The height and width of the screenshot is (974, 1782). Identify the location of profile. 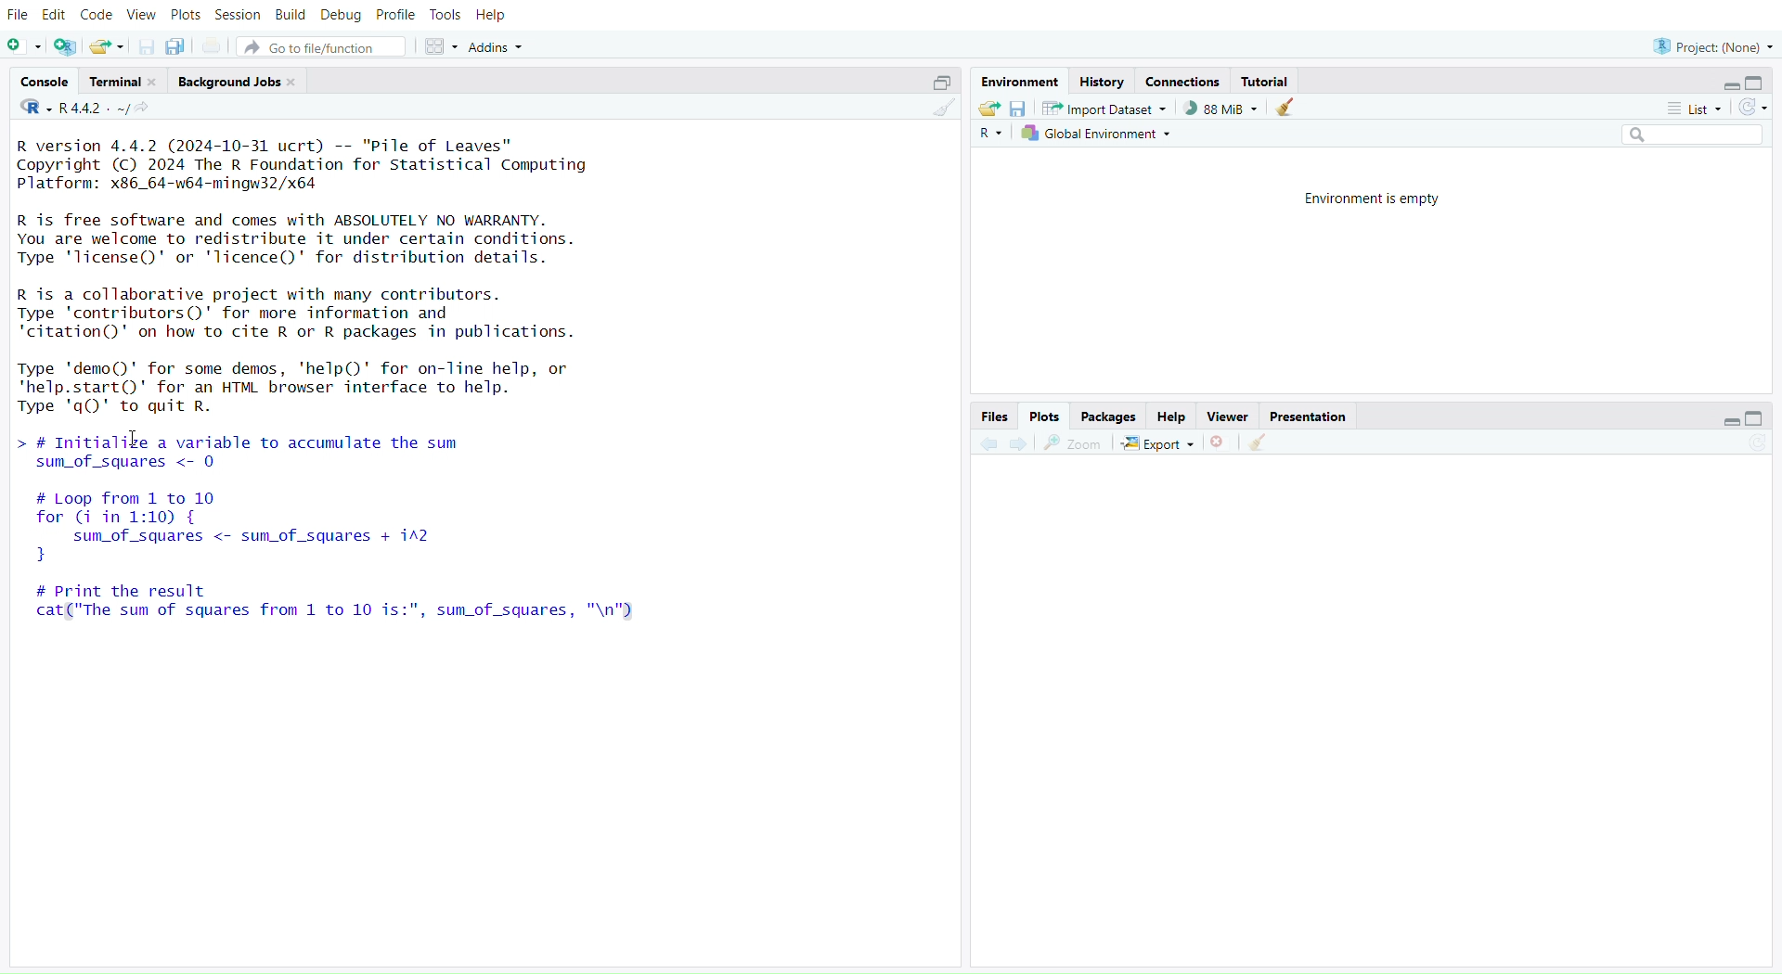
(396, 15).